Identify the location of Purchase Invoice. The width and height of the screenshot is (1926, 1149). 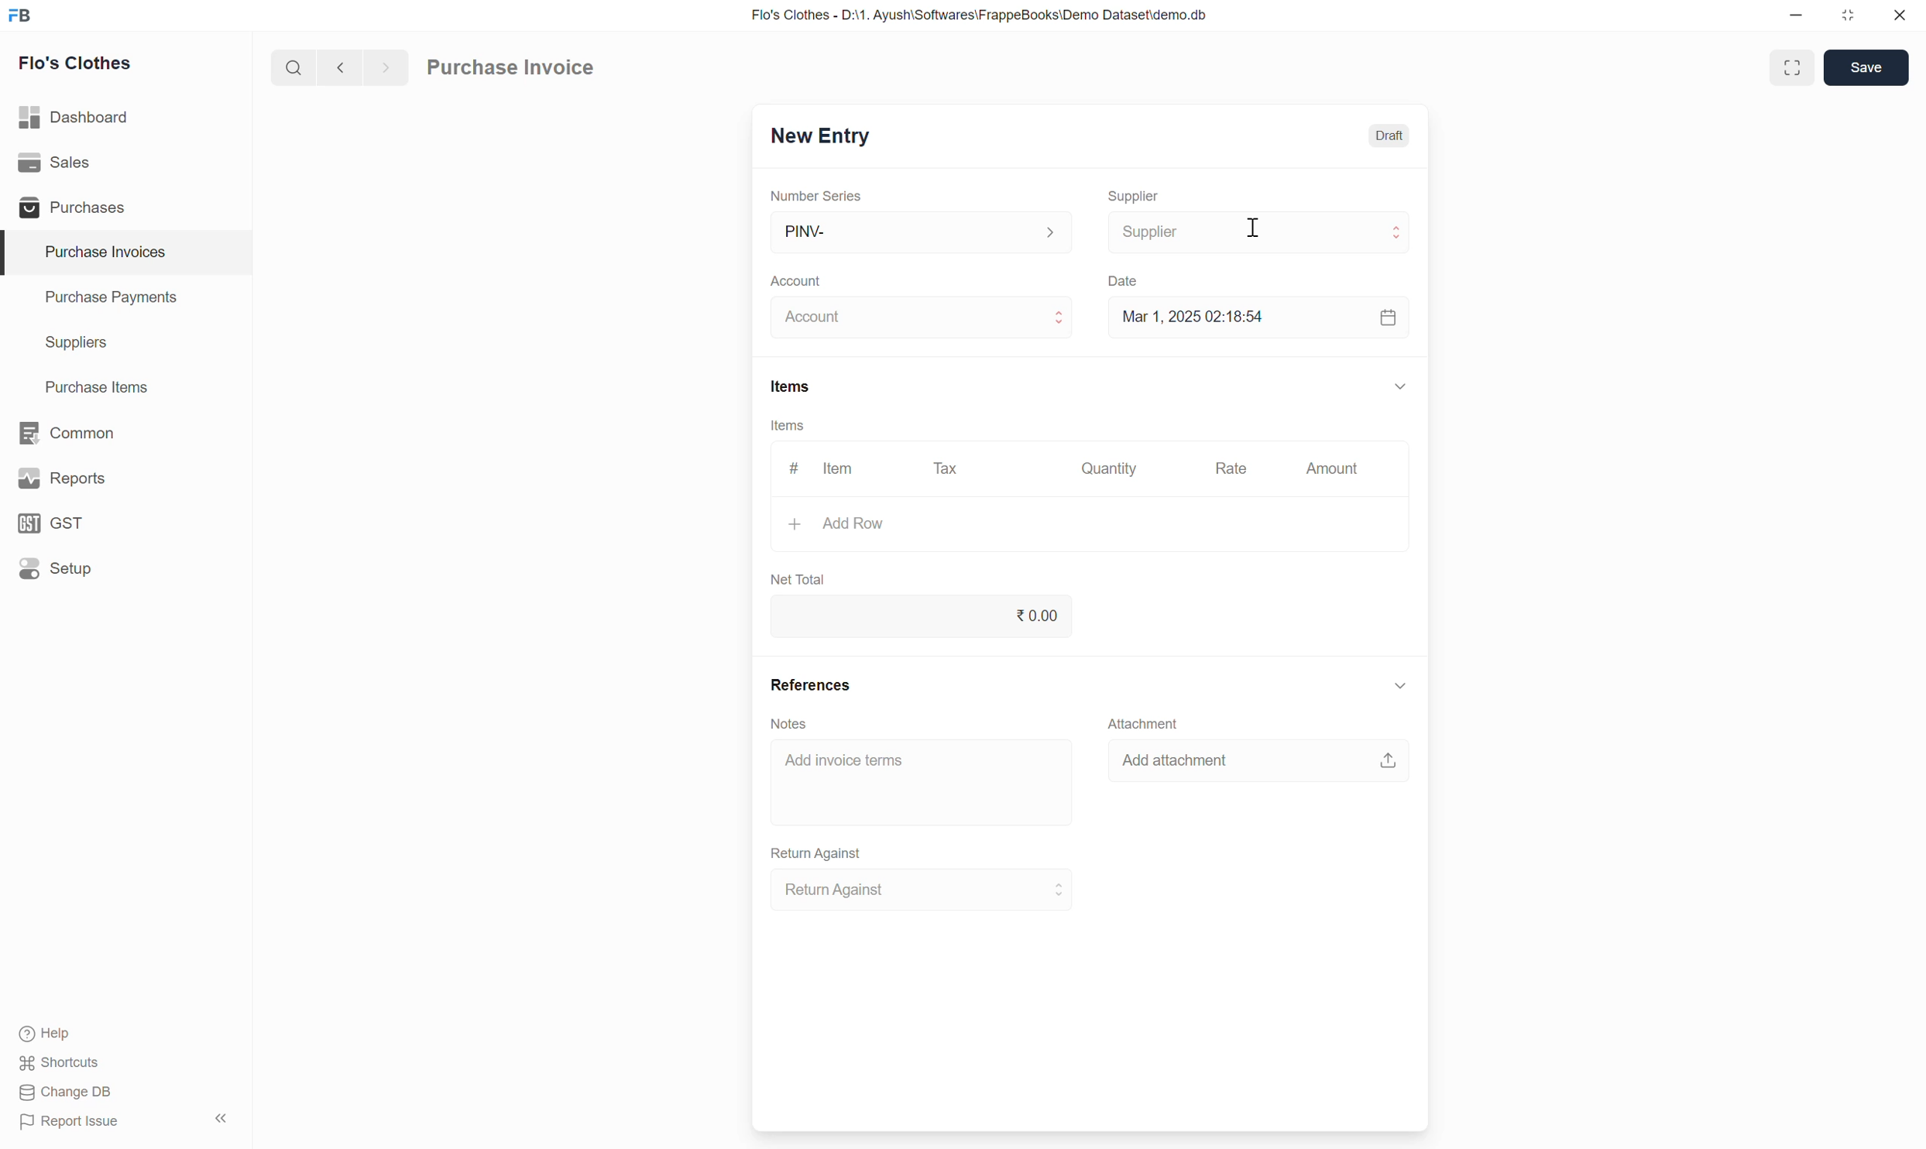
(511, 67).